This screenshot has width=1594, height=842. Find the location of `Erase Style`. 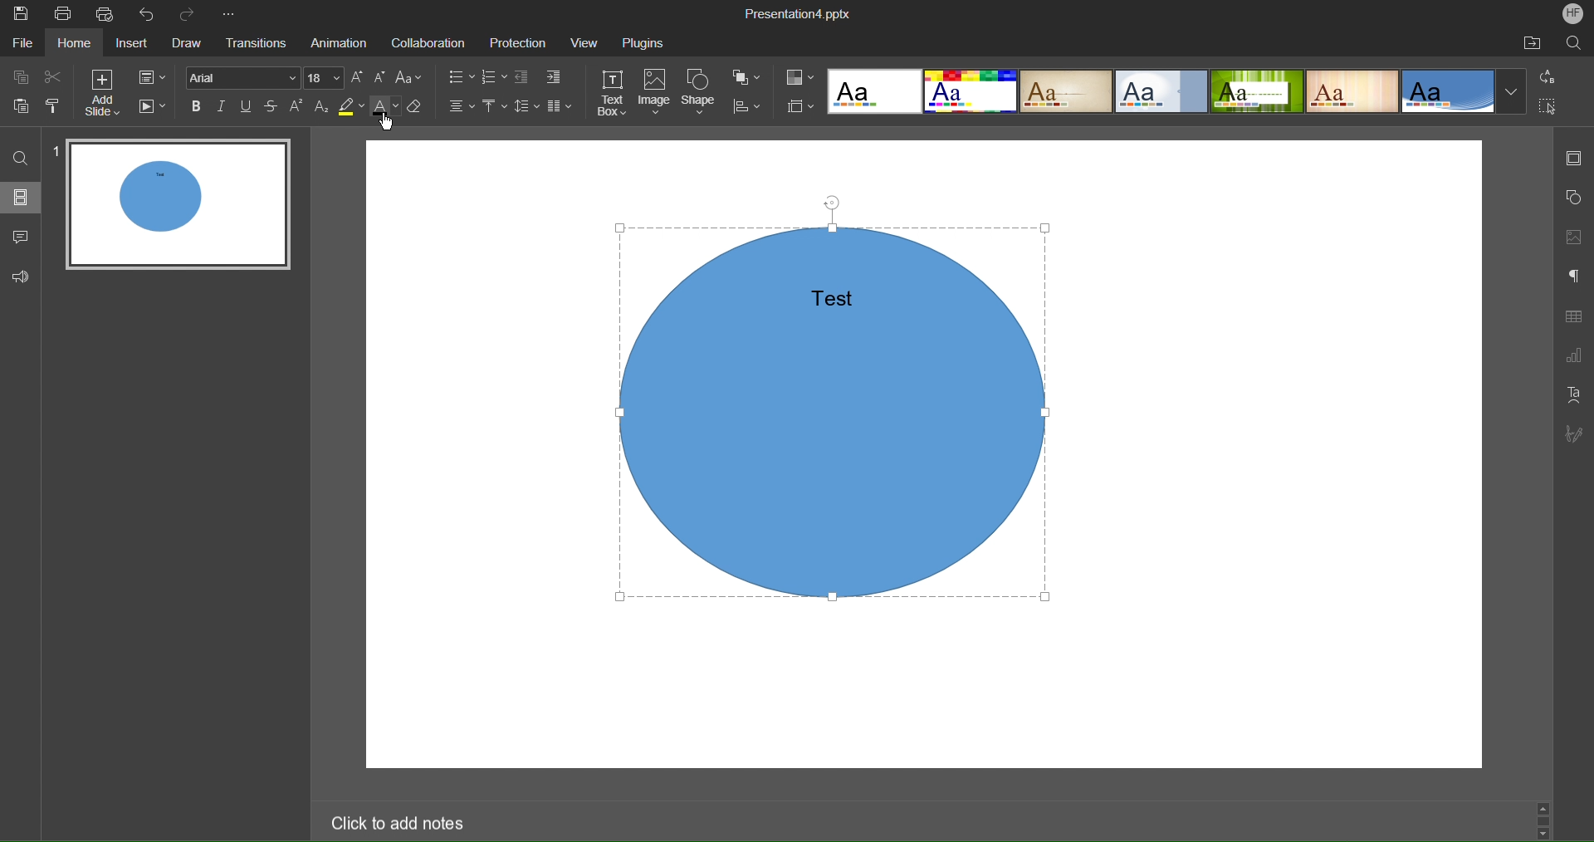

Erase Style is located at coordinates (418, 110).